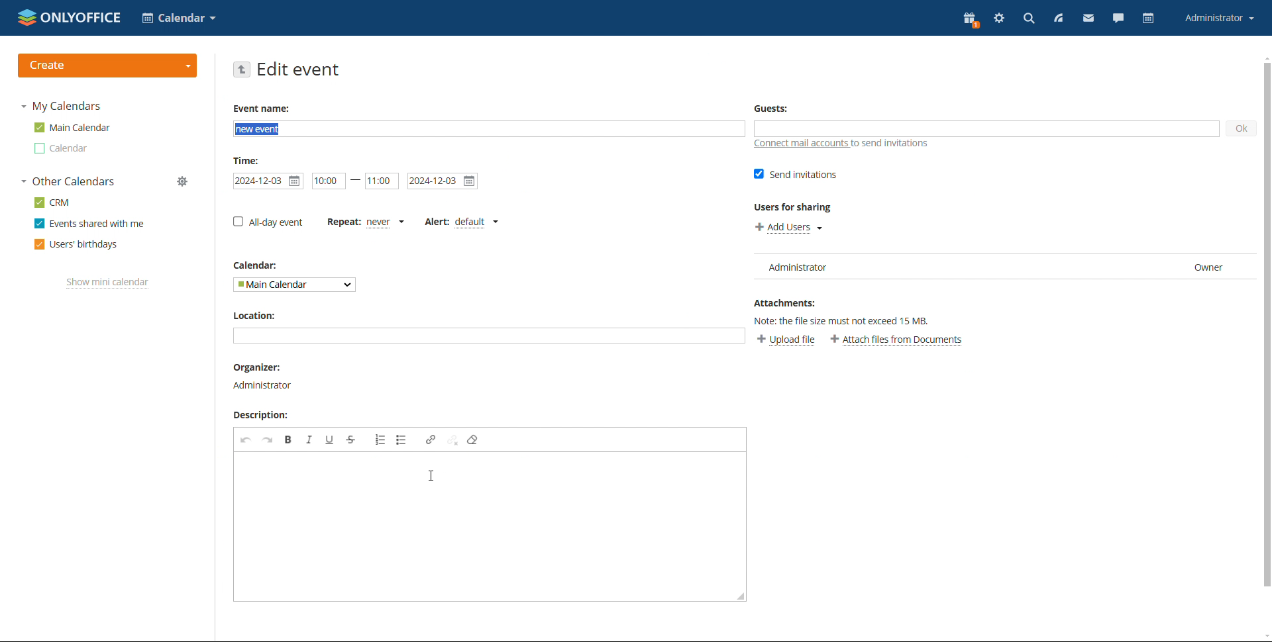 The height and width of the screenshot is (642, 1272). What do you see at coordinates (70, 17) in the screenshot?
I see `logo` at bounding box center [70, 17].